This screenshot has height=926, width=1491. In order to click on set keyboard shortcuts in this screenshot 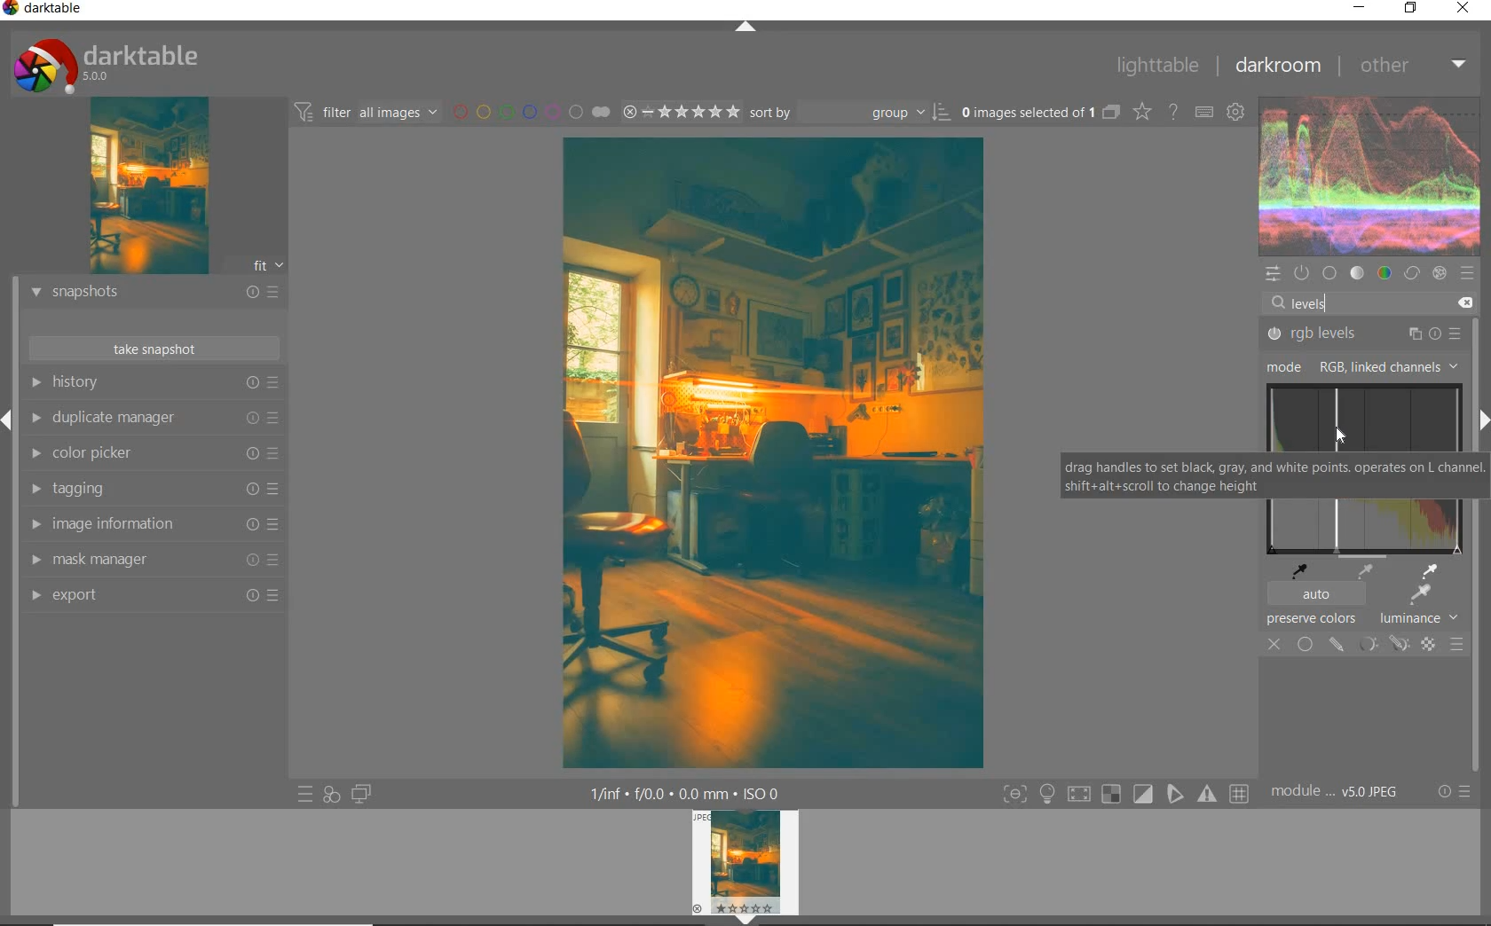, I will do `click(1203, 114)`.